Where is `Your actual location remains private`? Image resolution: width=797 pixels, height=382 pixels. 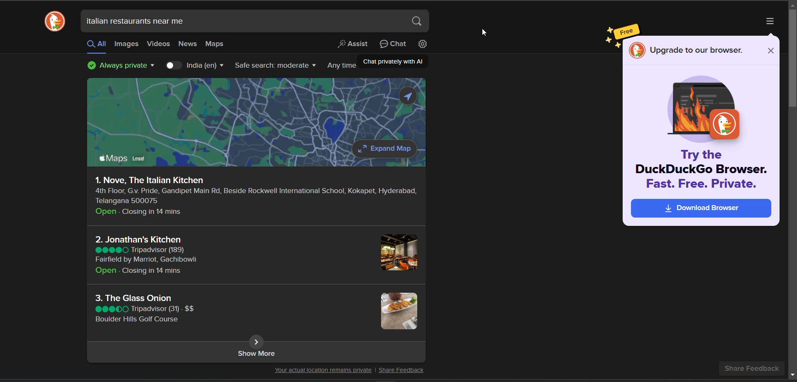
Your actual location remains private is located at coordinates (323, 370).